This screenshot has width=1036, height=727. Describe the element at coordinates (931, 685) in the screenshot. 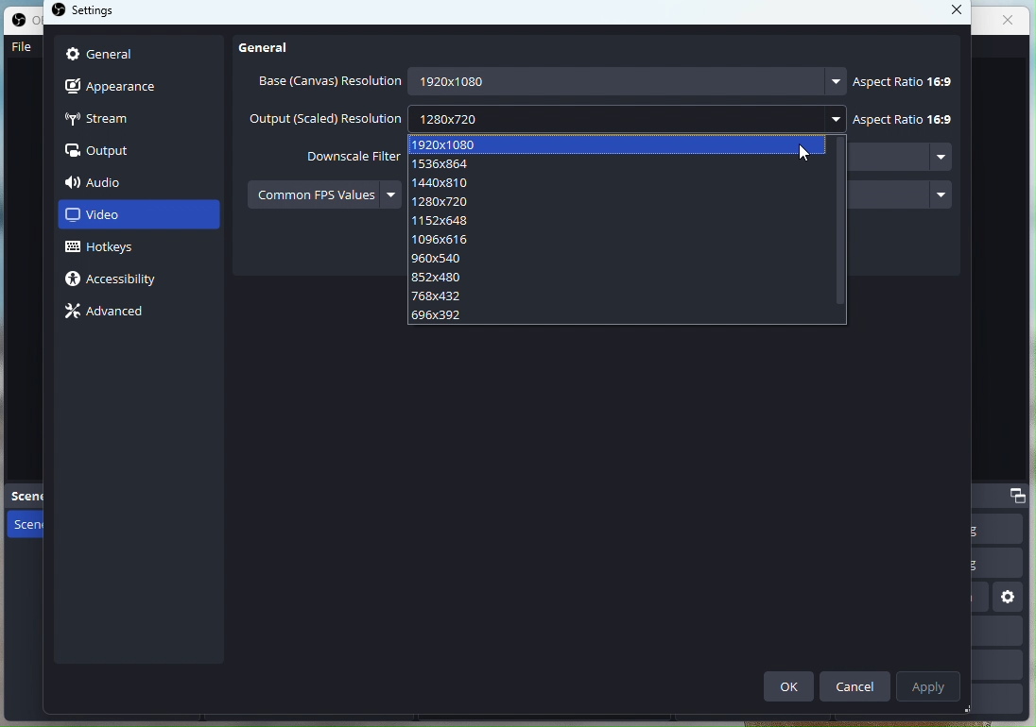

I see `Apply` at that location.